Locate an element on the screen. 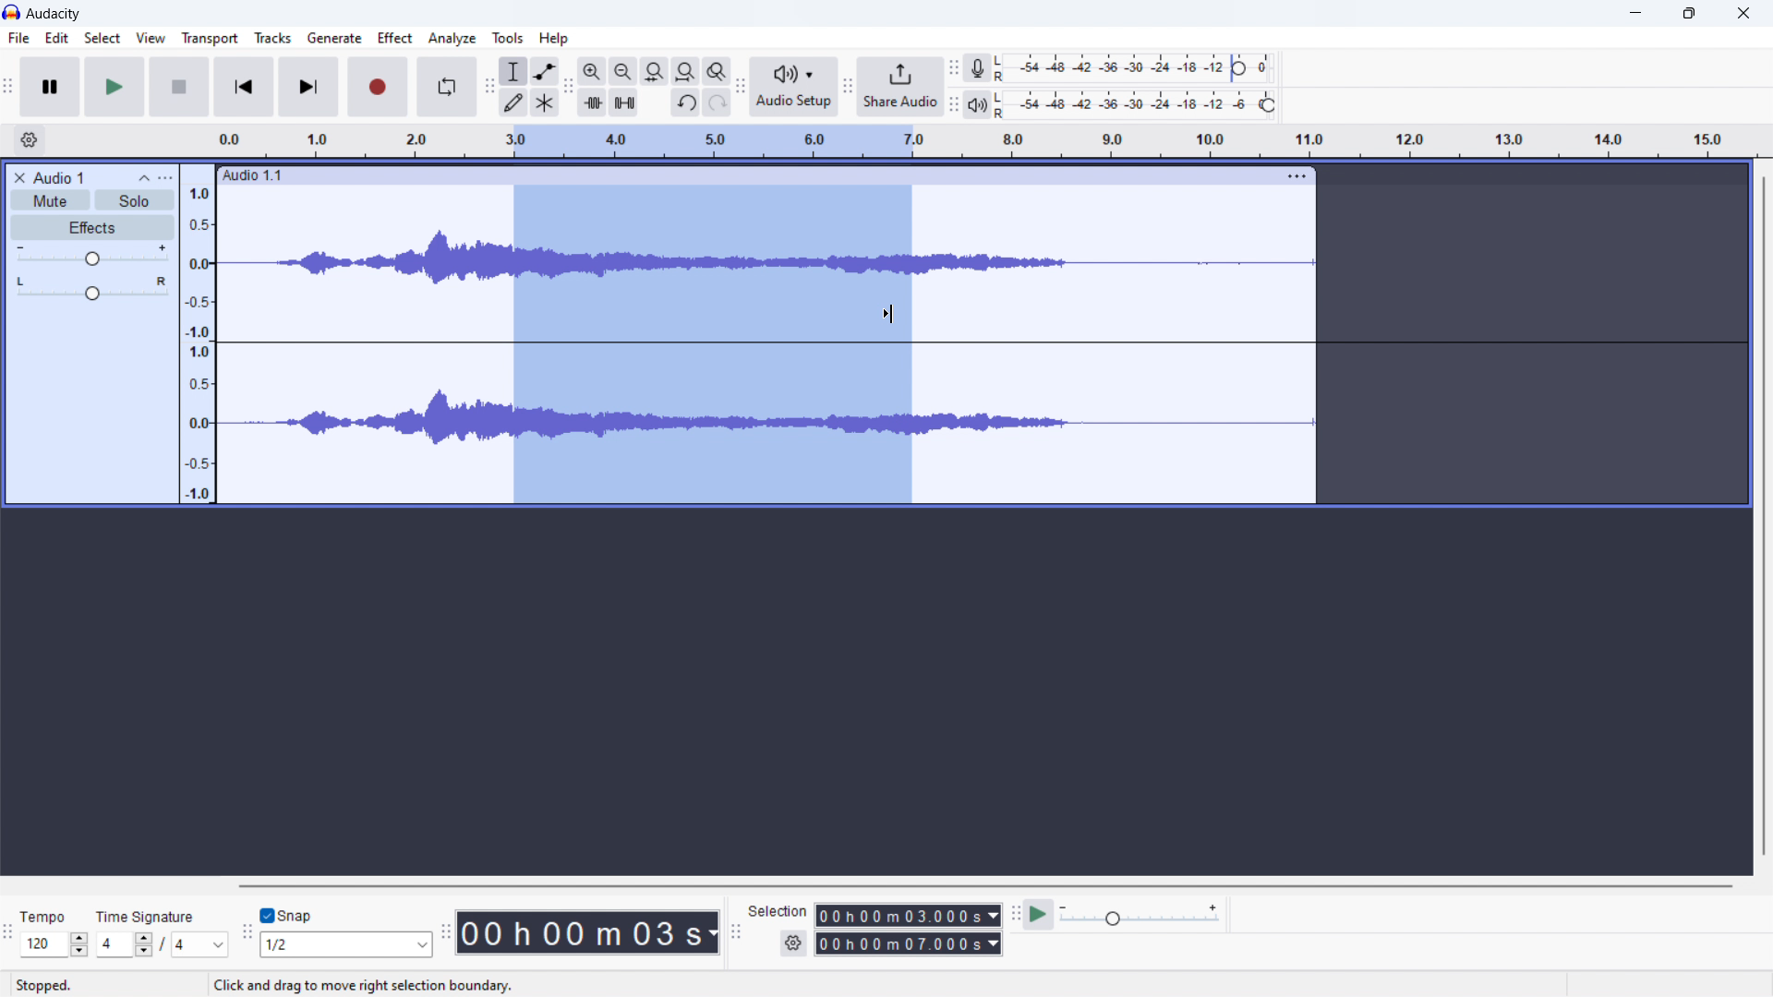 The width and height of the screenshot is (1773, 997). 120 is located at coordinates (54, 944).